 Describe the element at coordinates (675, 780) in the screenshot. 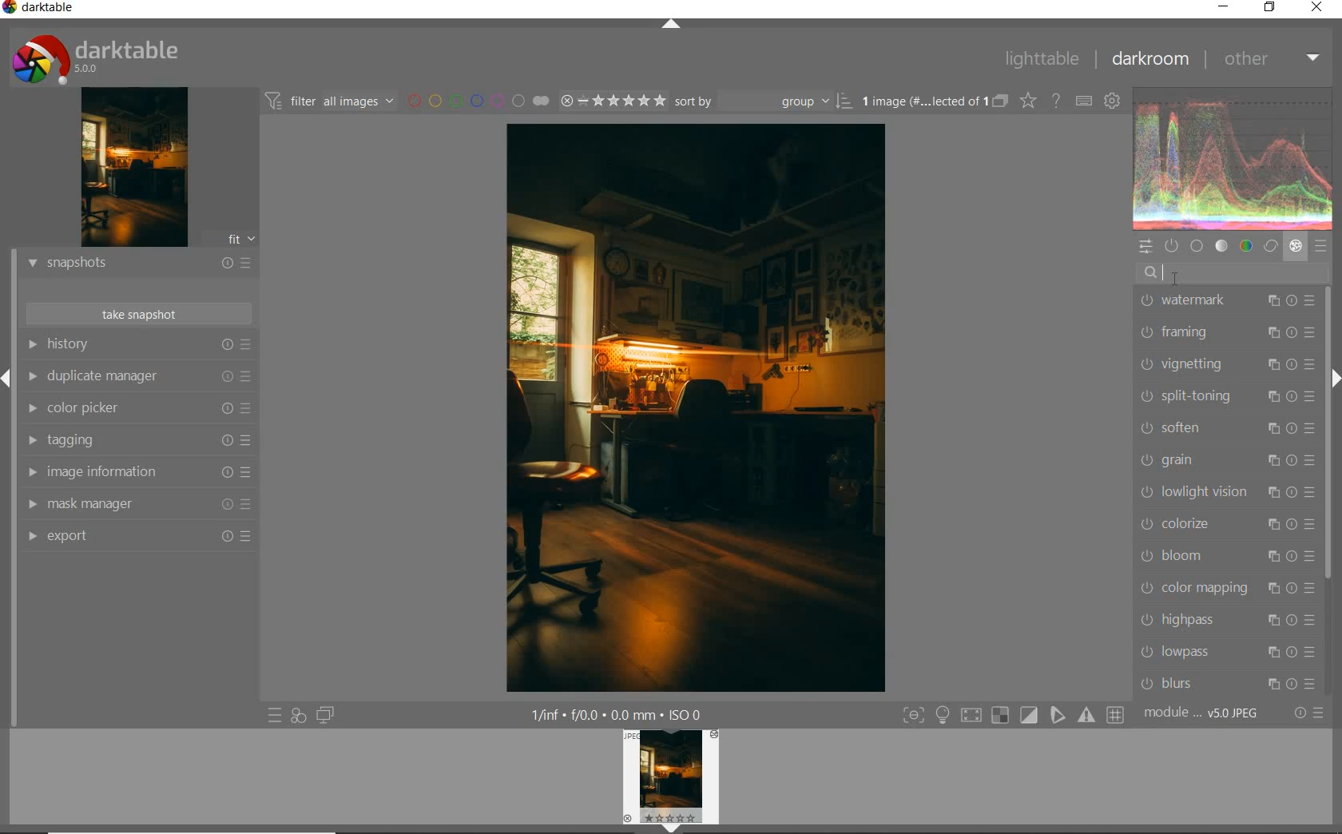

I see `image preview` at that location.